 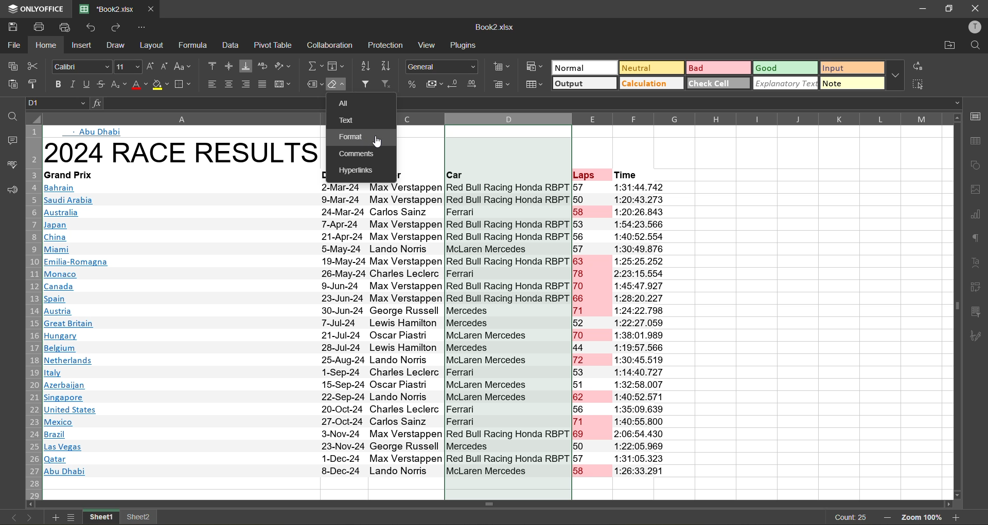 What do you see at coordinates (285, 85) in the screenshot?
I see `merge and center` at bounding box center [285, 85].